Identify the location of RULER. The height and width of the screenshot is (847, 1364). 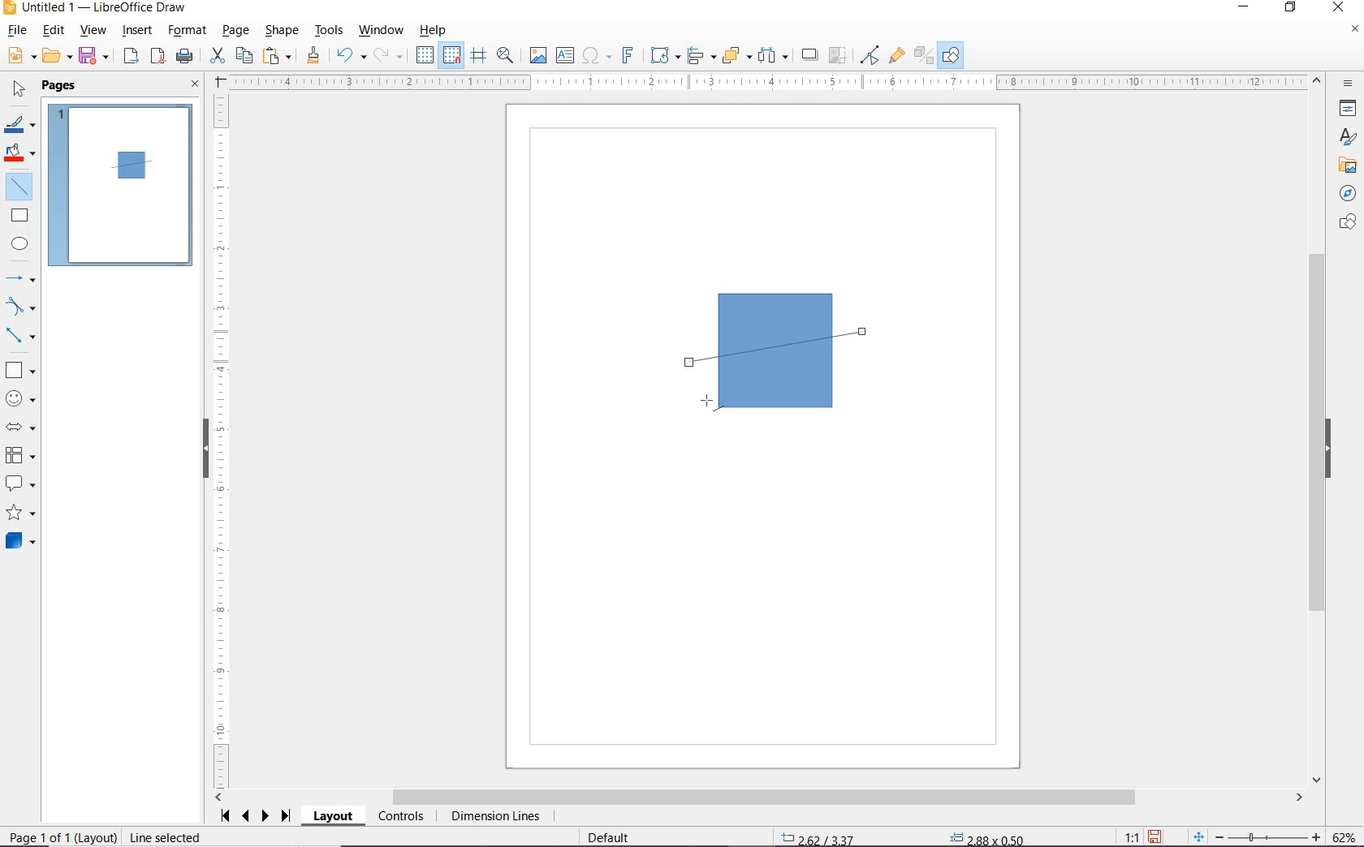
(768, 82).